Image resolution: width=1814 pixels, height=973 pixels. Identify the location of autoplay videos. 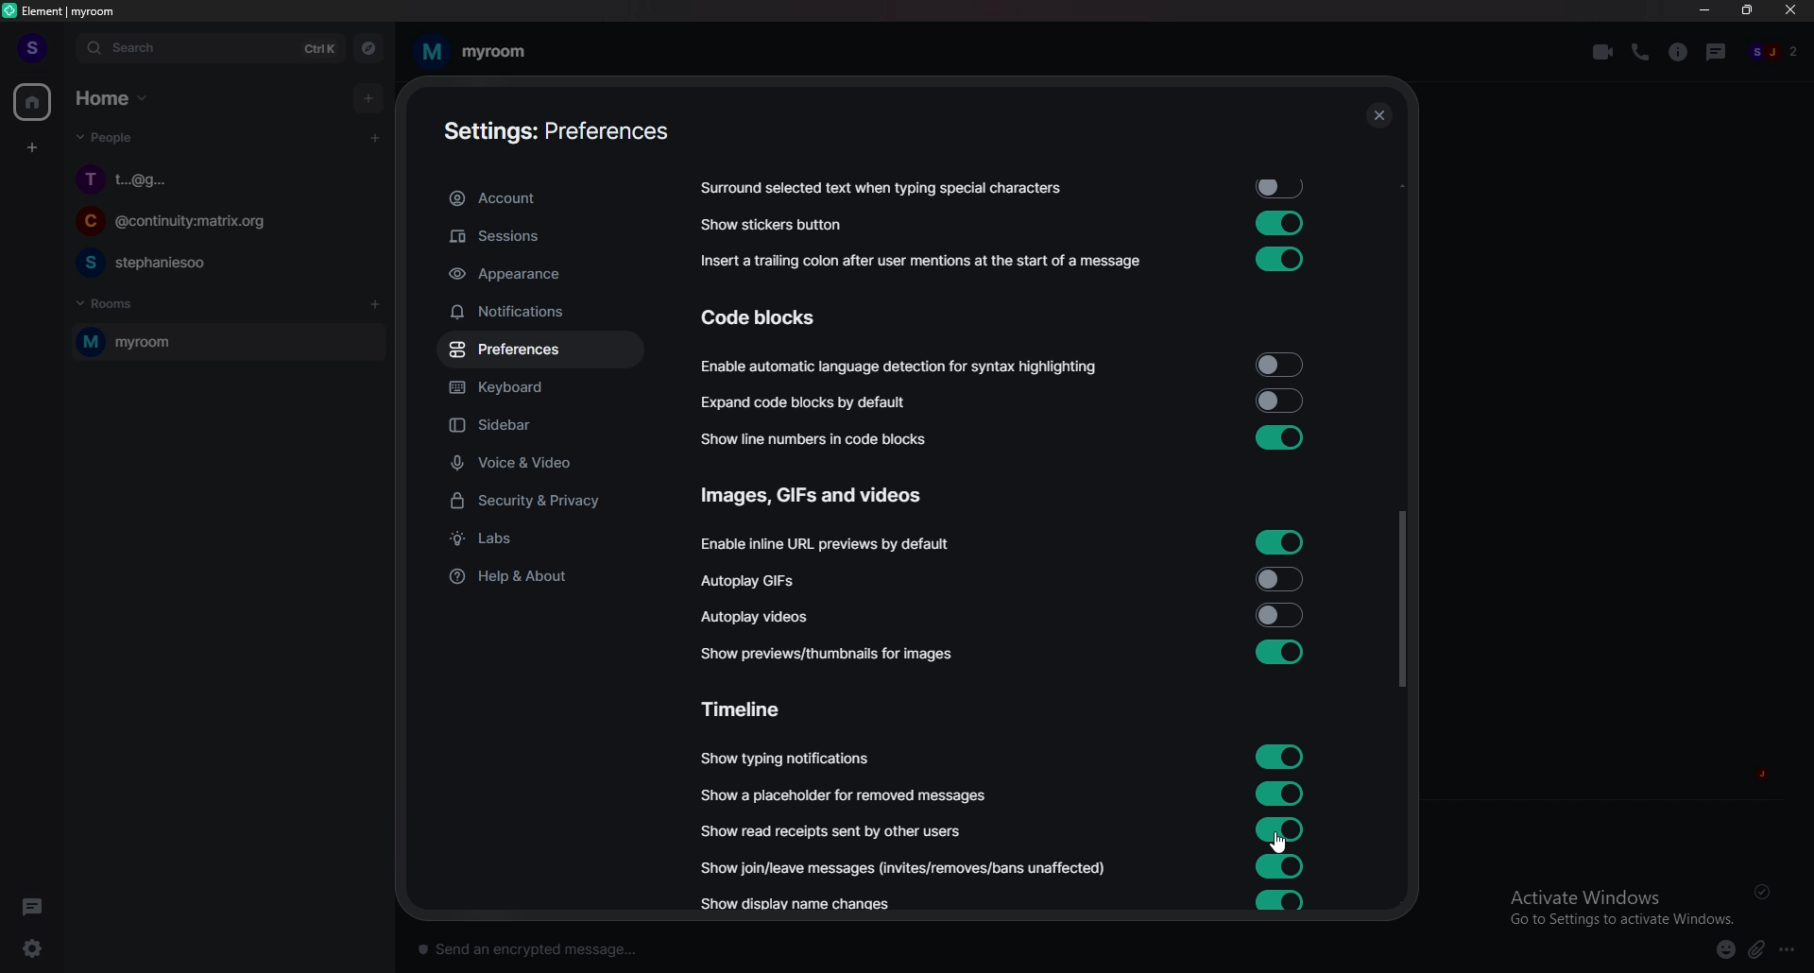
(756, 615).